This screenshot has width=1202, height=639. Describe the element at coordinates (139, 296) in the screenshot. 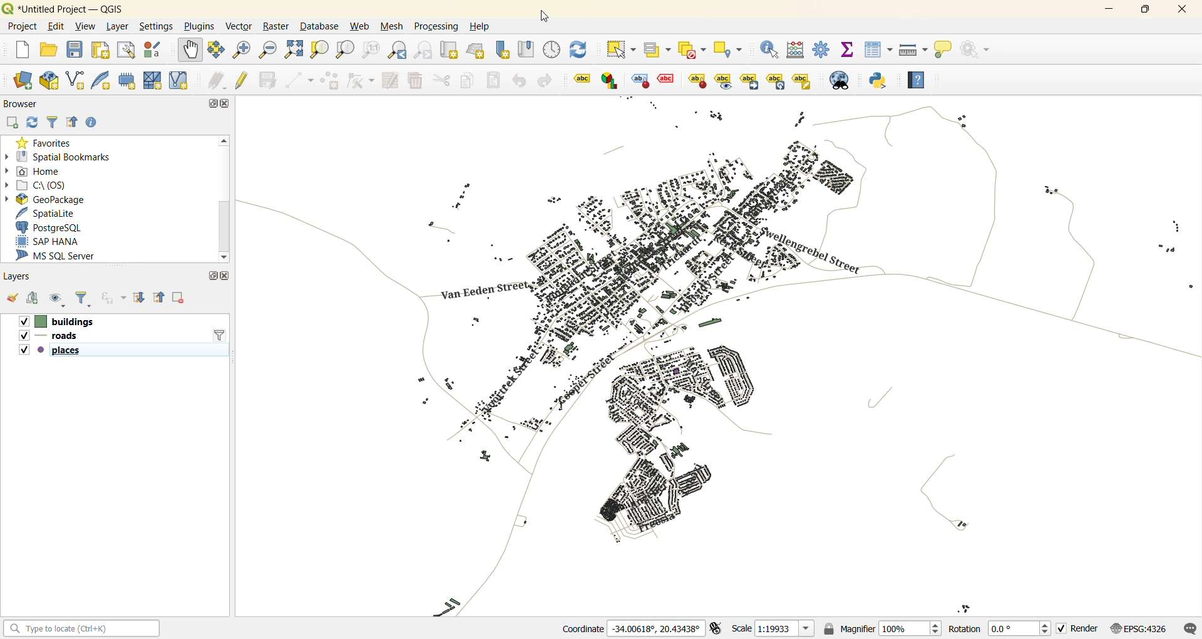

I see `expand all` at that location.